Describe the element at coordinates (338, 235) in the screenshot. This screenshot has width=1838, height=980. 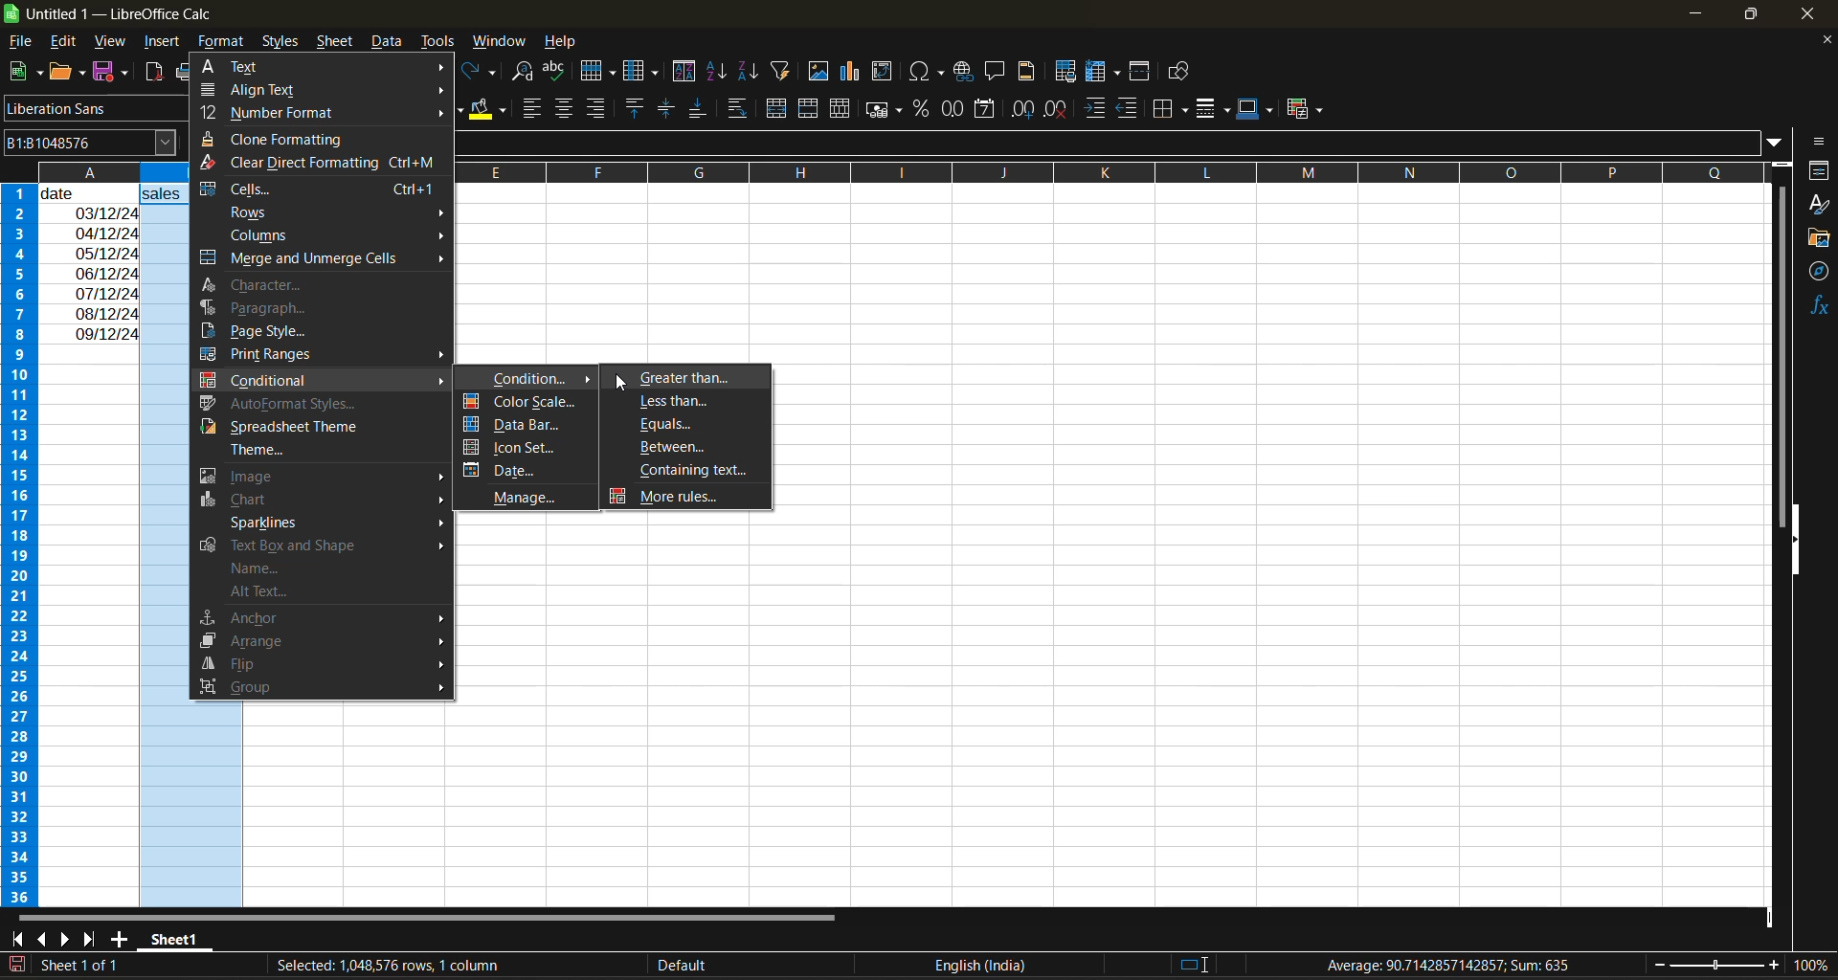
I see `columns` at that location.